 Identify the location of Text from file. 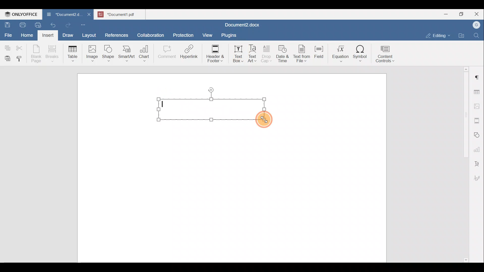
(302, 53).